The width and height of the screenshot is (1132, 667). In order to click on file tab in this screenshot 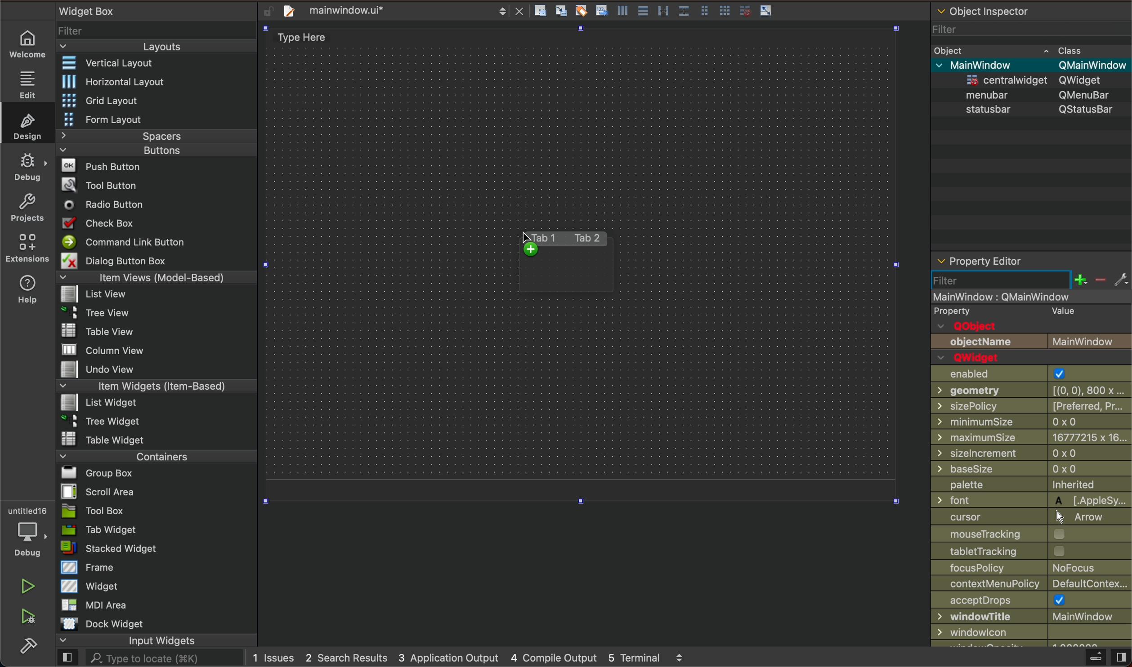, I will do `click(398, 11)`.